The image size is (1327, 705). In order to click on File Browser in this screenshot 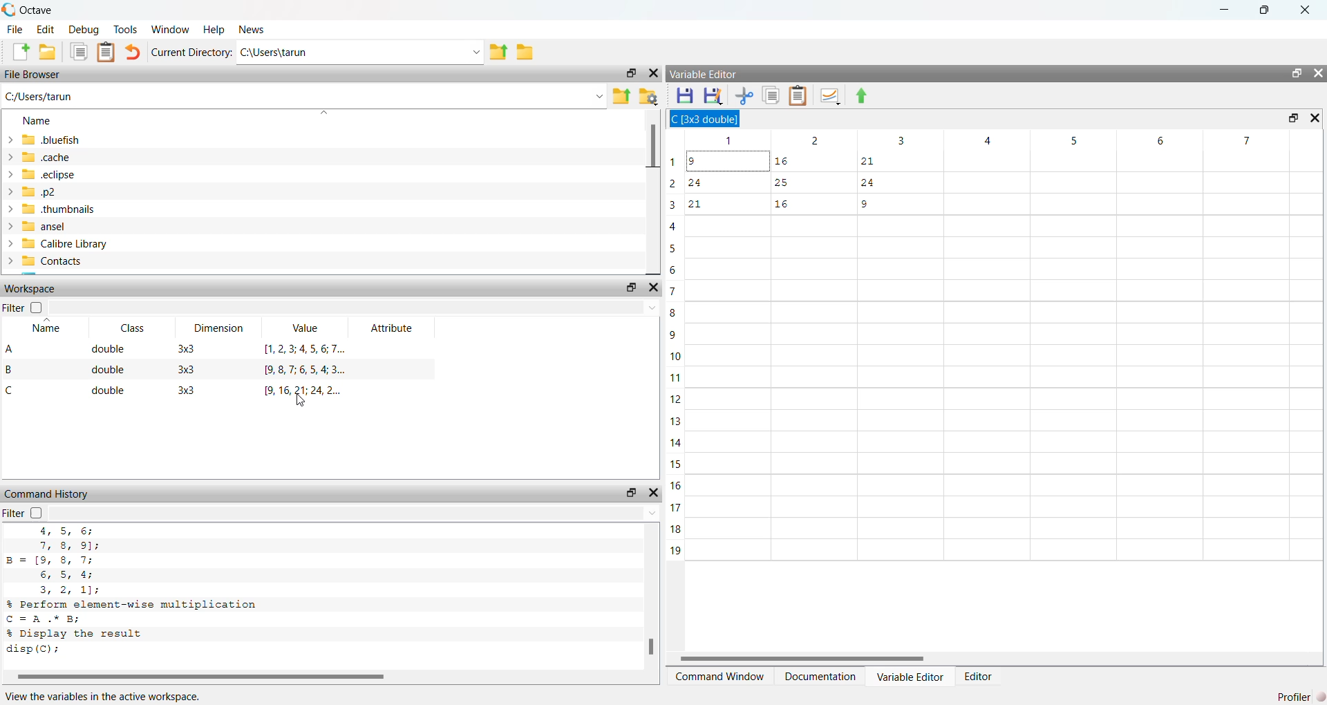, I will do `click(34, 75)`.